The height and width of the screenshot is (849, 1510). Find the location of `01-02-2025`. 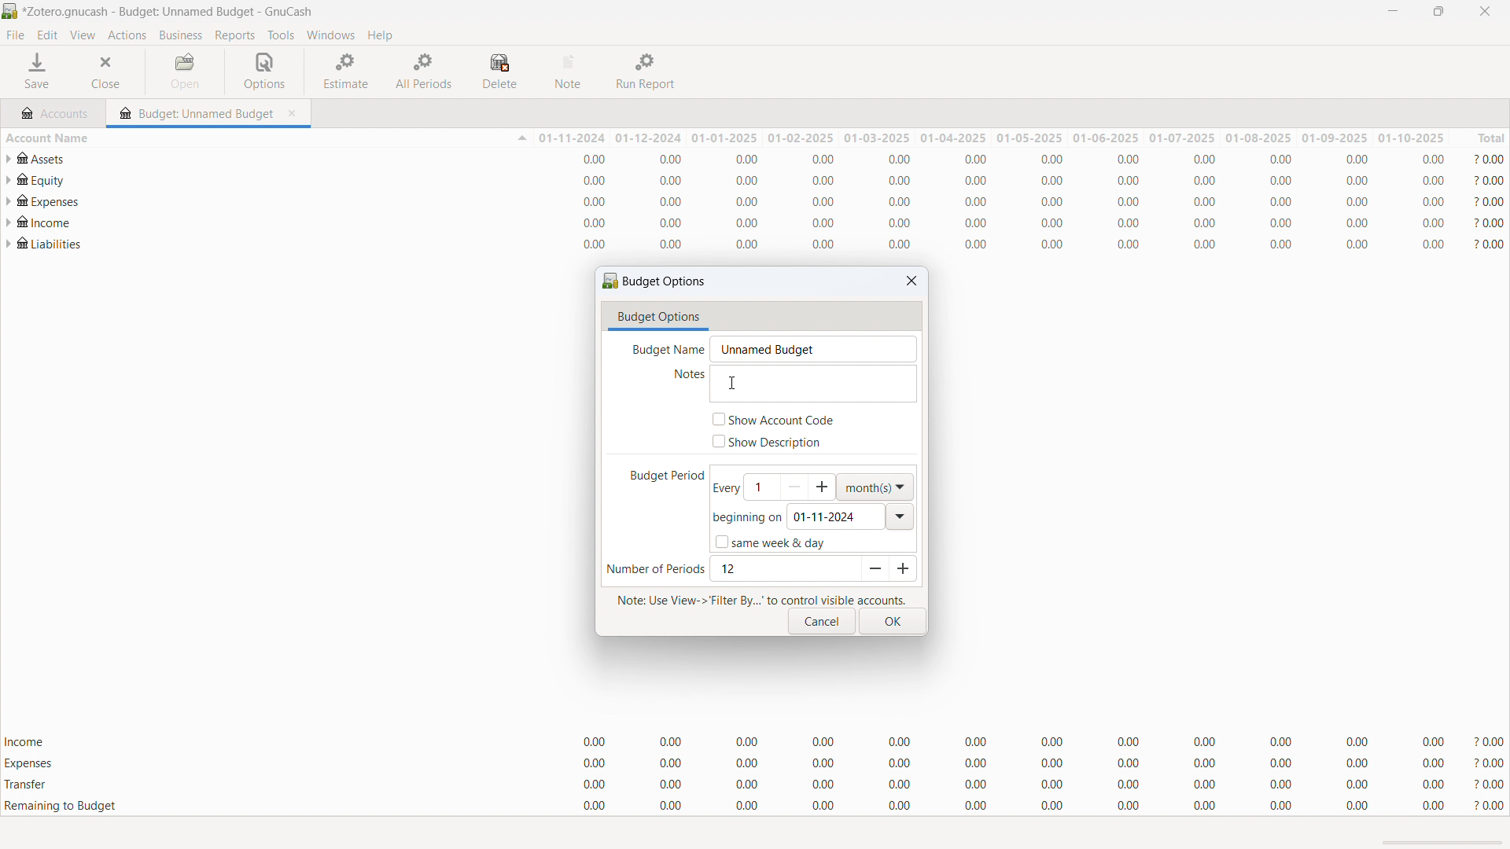

01-02-2025 is located at coordinates (801, 138).